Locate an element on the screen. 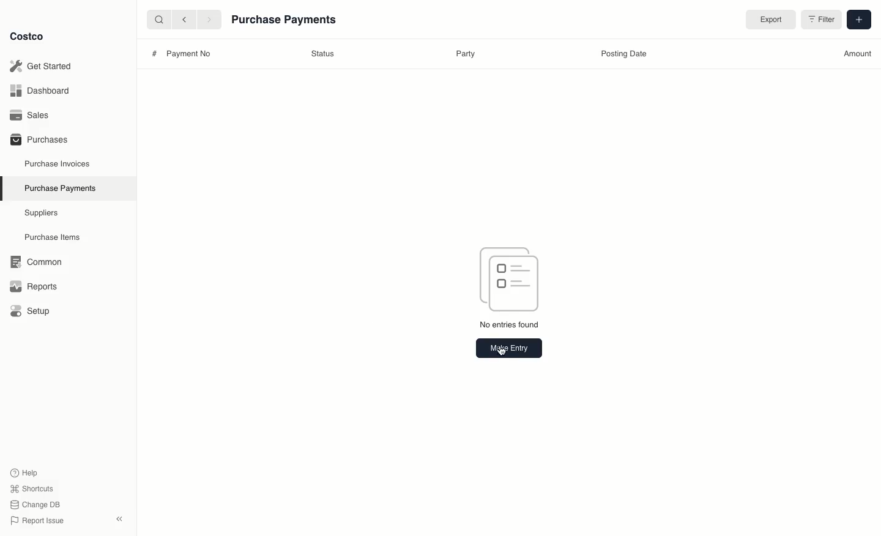  # is located at coordinates (154, 53).